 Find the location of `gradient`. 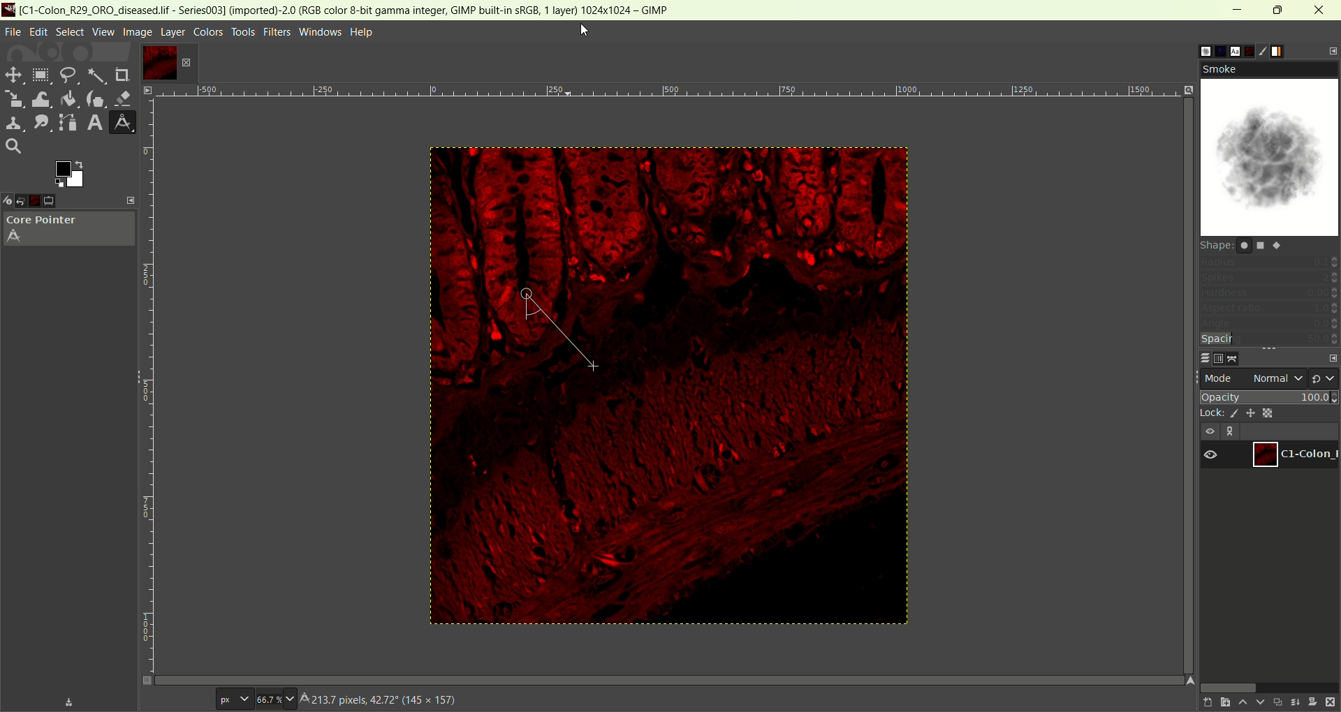

gradient is located at coordinates (1287, 50).